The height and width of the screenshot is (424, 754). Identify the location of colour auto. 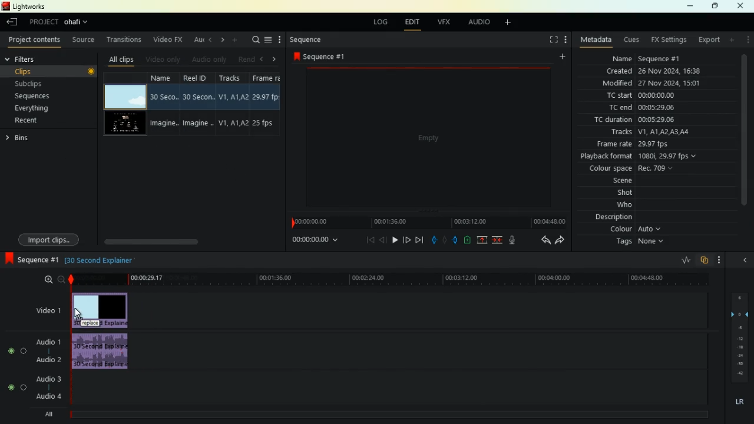
(636, 230).